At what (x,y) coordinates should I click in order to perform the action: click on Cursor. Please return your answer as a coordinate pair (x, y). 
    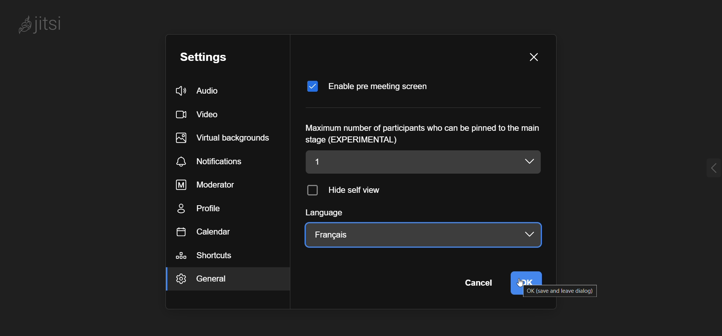
    Looking at the image, I should click on (517, 286).